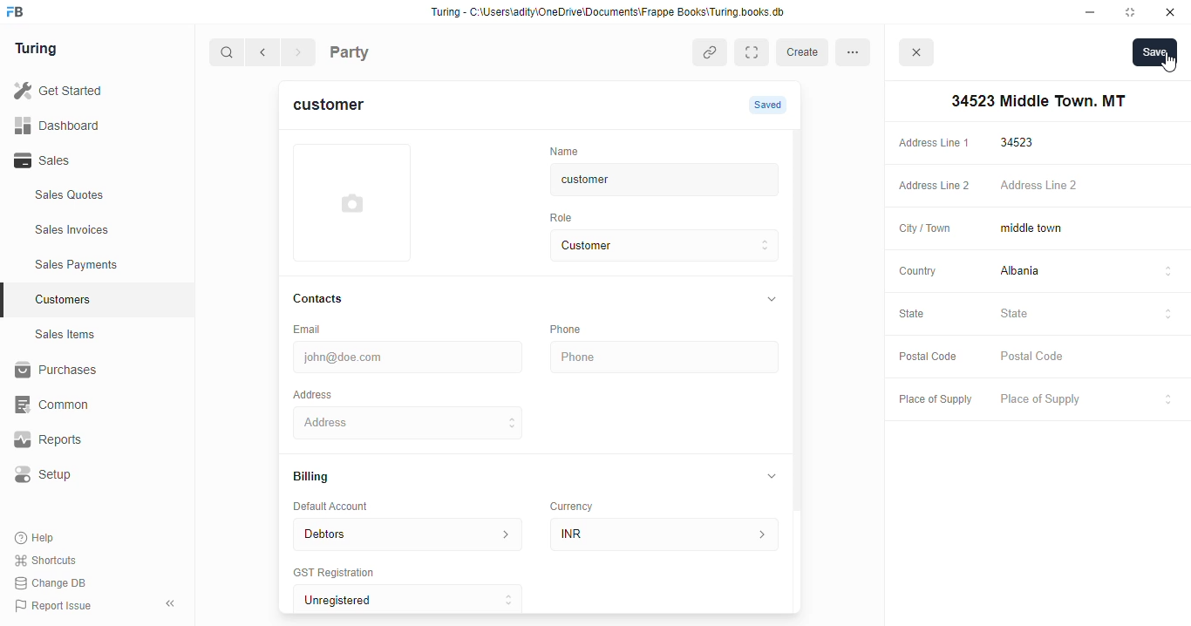 Image resolution: width=1191 pixels, height=626 pixels. What do you see at coordinates (57, 604) in the screenshot?
I see `Report Issue` at bounding box center [57, 604].